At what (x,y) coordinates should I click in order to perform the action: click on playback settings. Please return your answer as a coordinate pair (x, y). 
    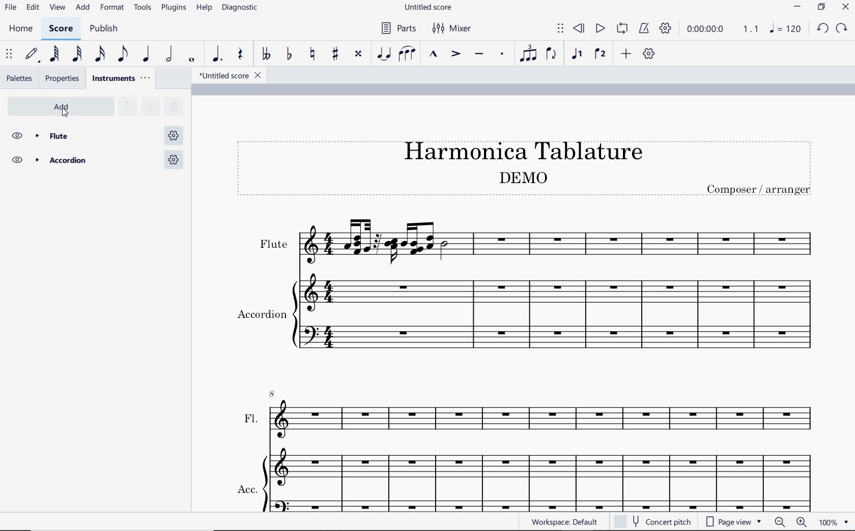
    Looking at the image, I should click on (665, 29).